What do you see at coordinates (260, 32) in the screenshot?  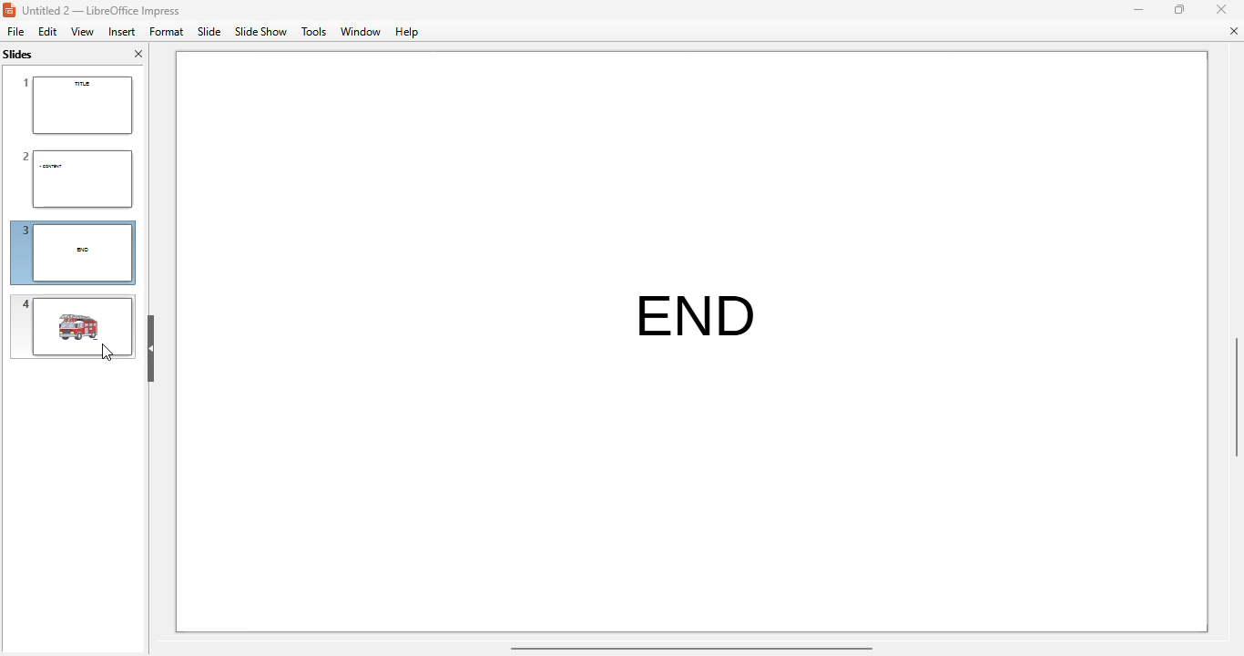 I see `slide show` at bounding box center [260, 32].